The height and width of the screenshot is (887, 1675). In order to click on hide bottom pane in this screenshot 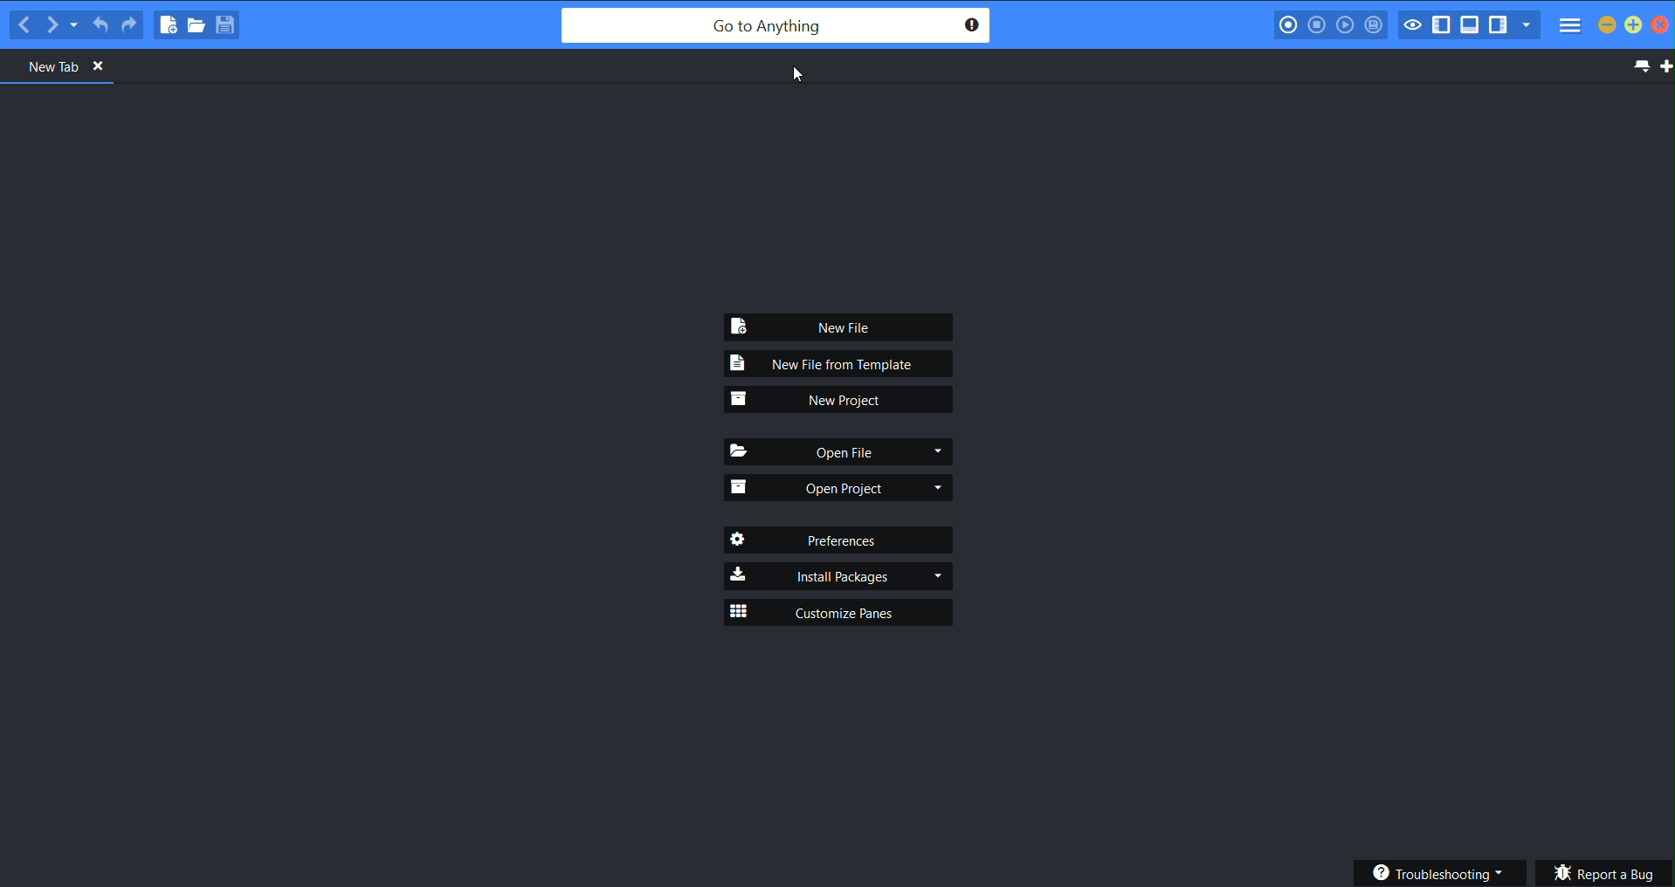, I will do `click(1471, 25)`.